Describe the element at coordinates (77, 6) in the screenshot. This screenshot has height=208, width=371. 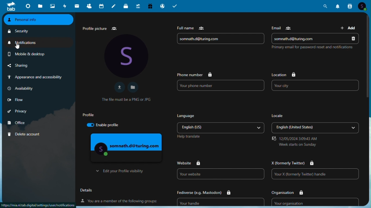
I see `mail` at that location.